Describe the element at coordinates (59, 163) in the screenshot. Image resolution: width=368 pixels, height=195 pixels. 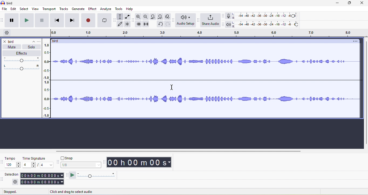
I see `audacity snapping toolbar` at that location.